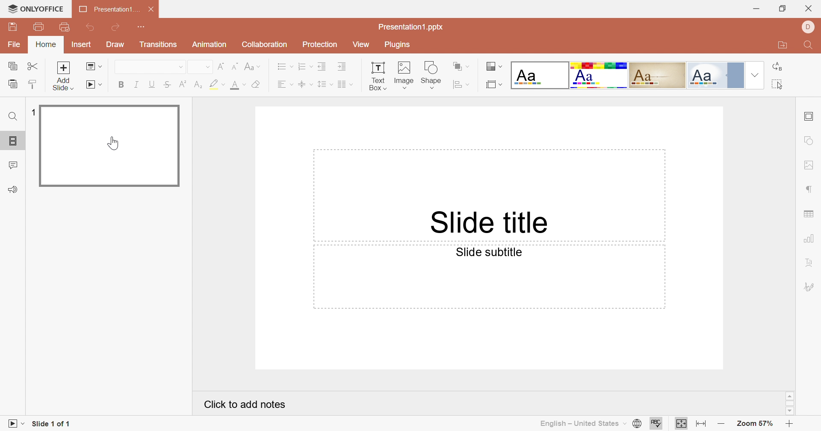 Image resolution: width=821 pixels, height=431 pixels. What do you see at coordinates (304, 66) in the screenshot?
I see `Numbering` at bounding box center [304, 66].